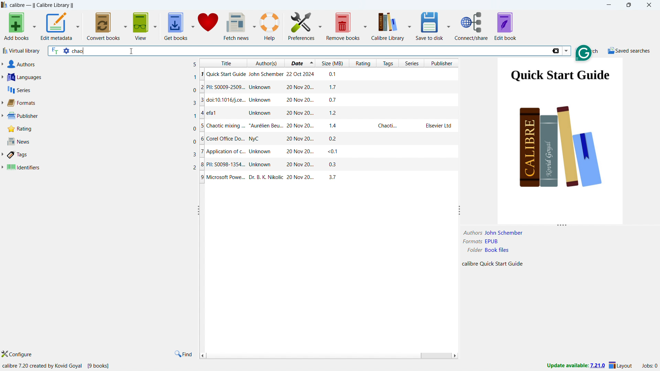 This screenshot has height=371, width=660. I want to click on news, so click(102, 142).